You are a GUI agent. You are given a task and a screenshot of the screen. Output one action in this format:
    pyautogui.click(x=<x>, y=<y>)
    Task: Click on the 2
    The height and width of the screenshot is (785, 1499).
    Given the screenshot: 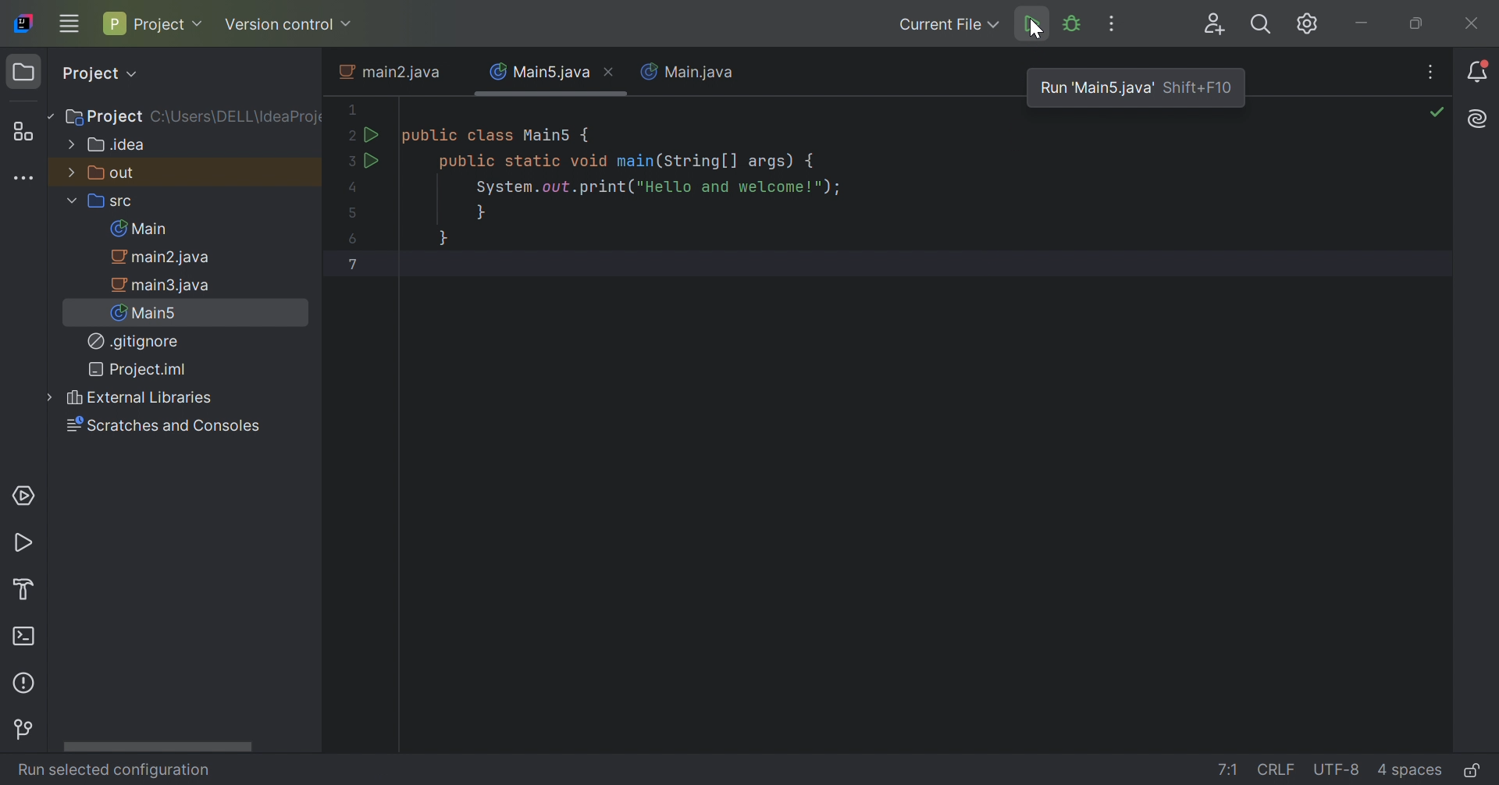 What is the action you would take?
    pyautogui.click(x=351, y=136)
    